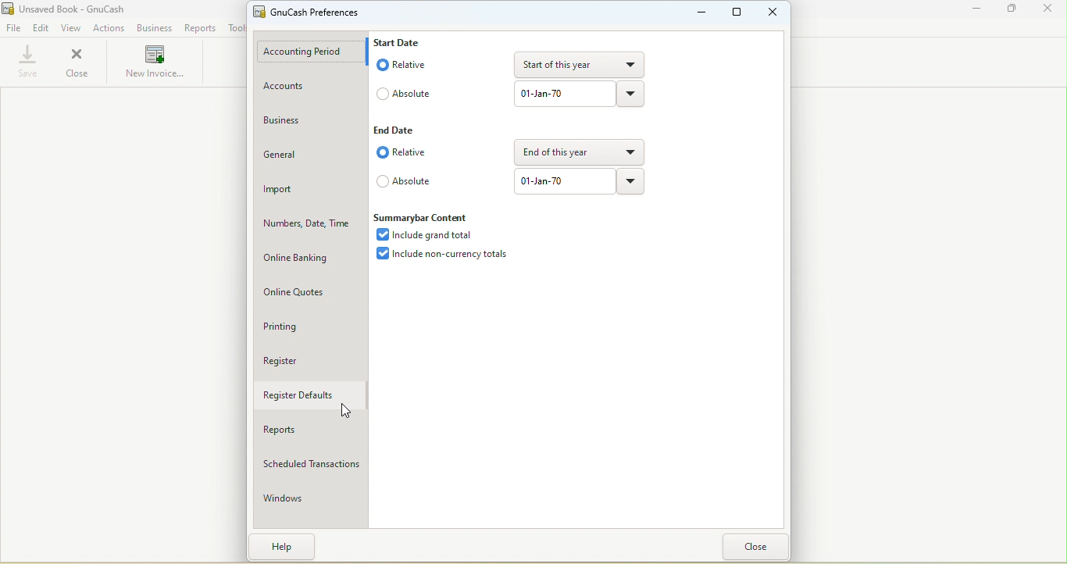 This screenshot has width=1067, height=564. Describe the element at coordinates (312, 87) in the screenshot. I see `Accounts` at that location.